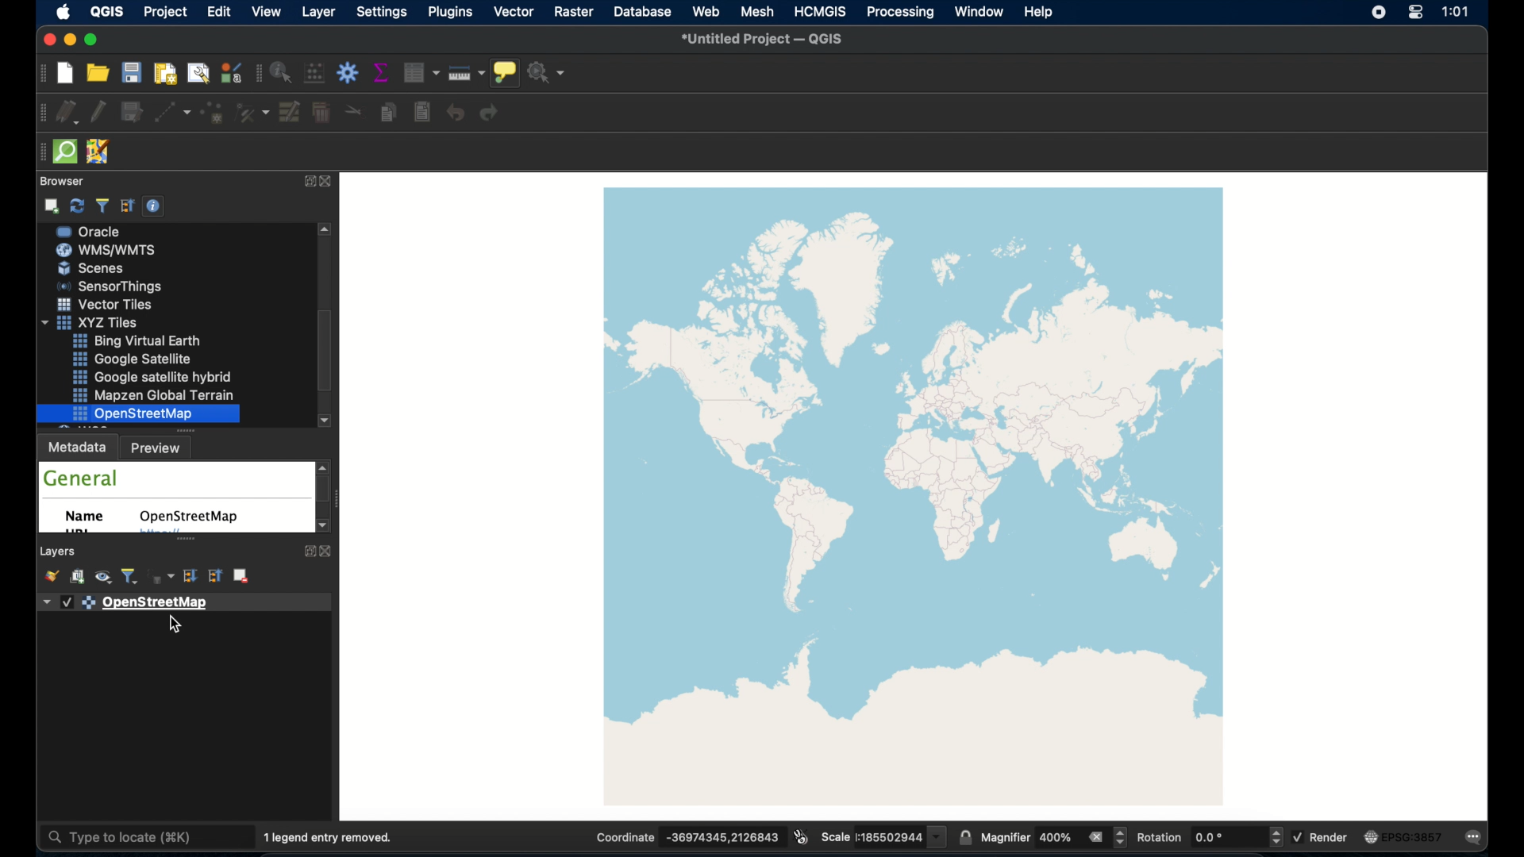  What do you see at coordinates (645, 11) in the screenshot?
I see `database` at bounding box center [645, 11].